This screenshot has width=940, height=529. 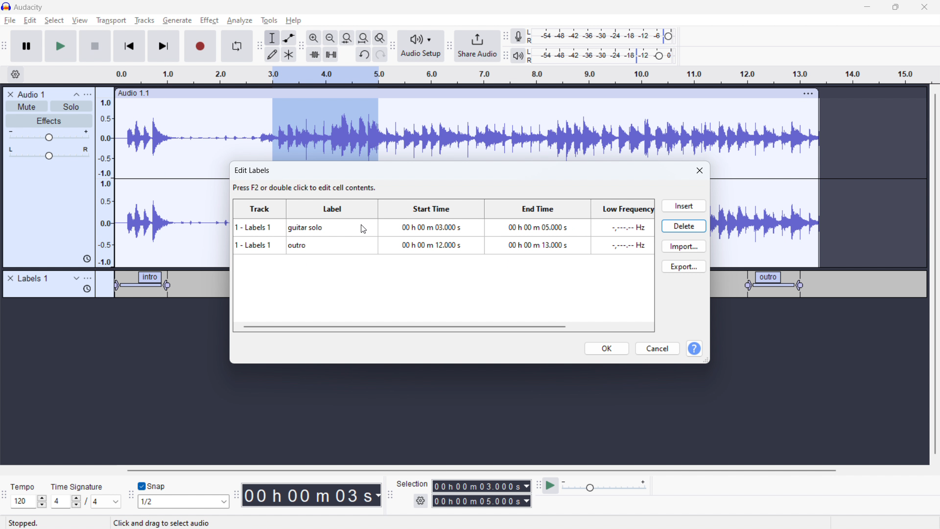 I want to click on time signature toolbar, so click(x=6, y=498).